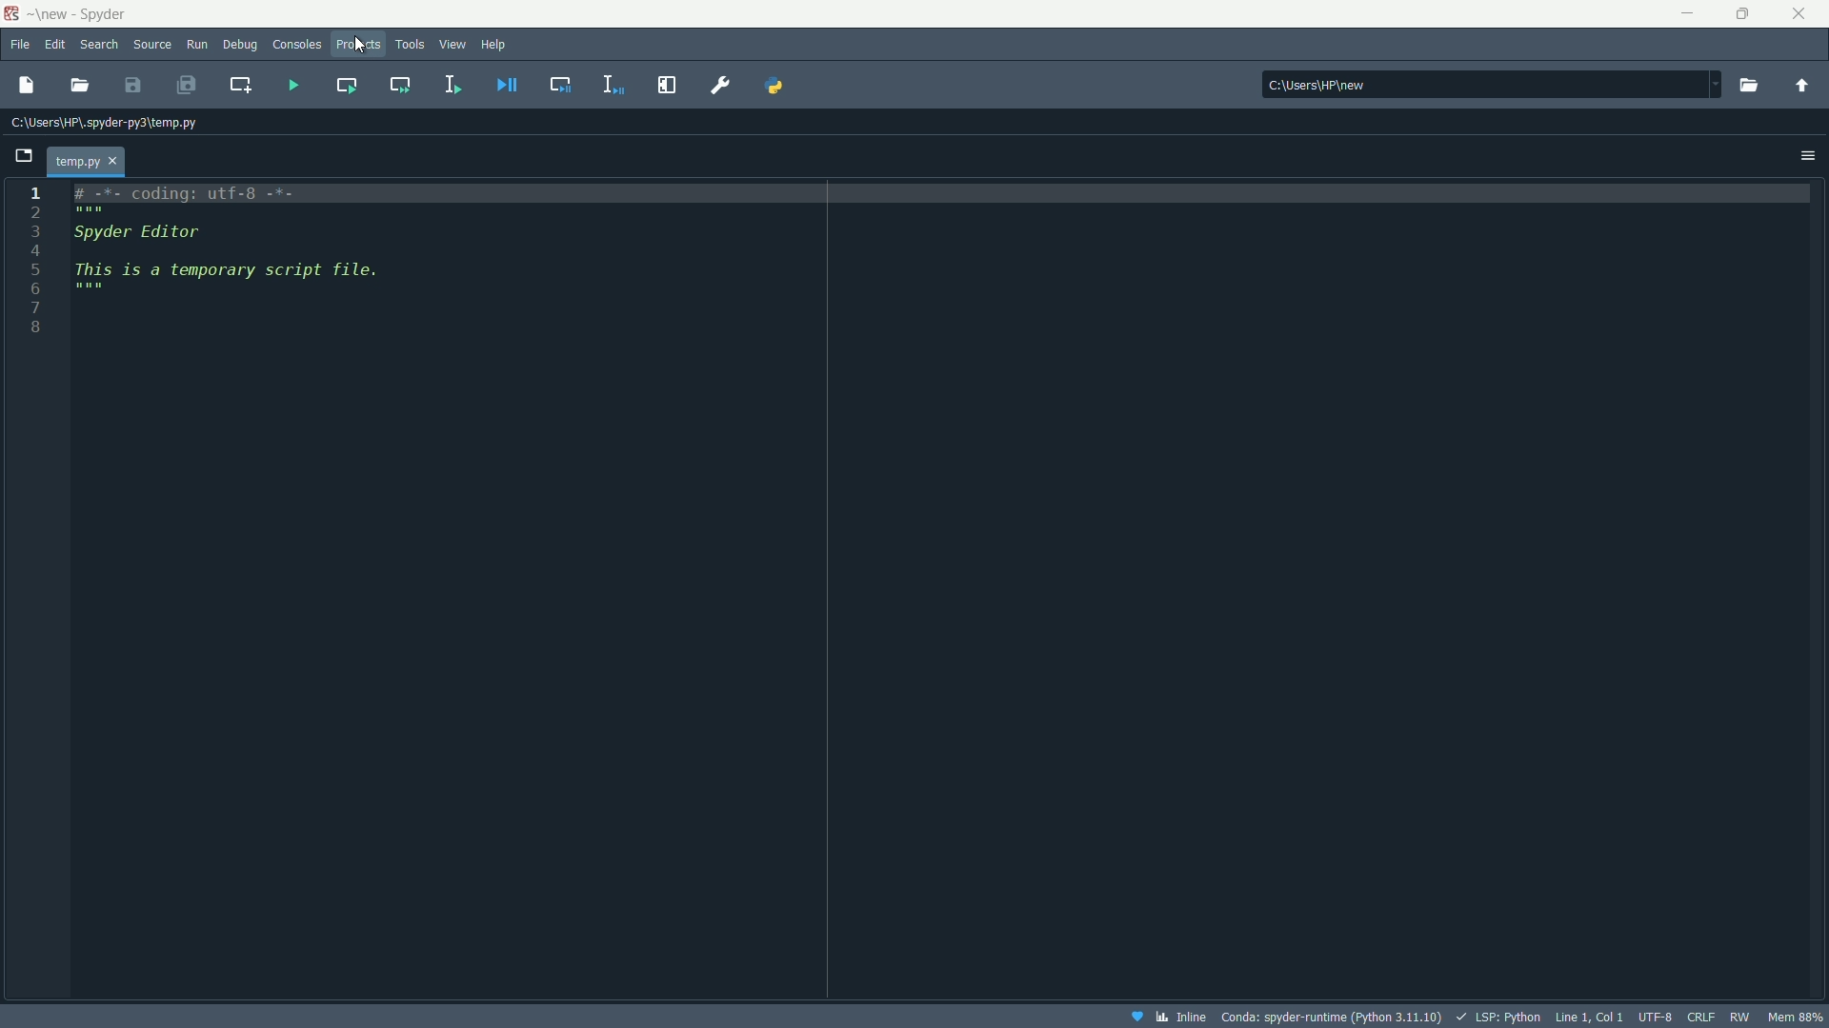  Describe the element at coordinates (14, 15) in the screenshot. I see `App icon` at that location.